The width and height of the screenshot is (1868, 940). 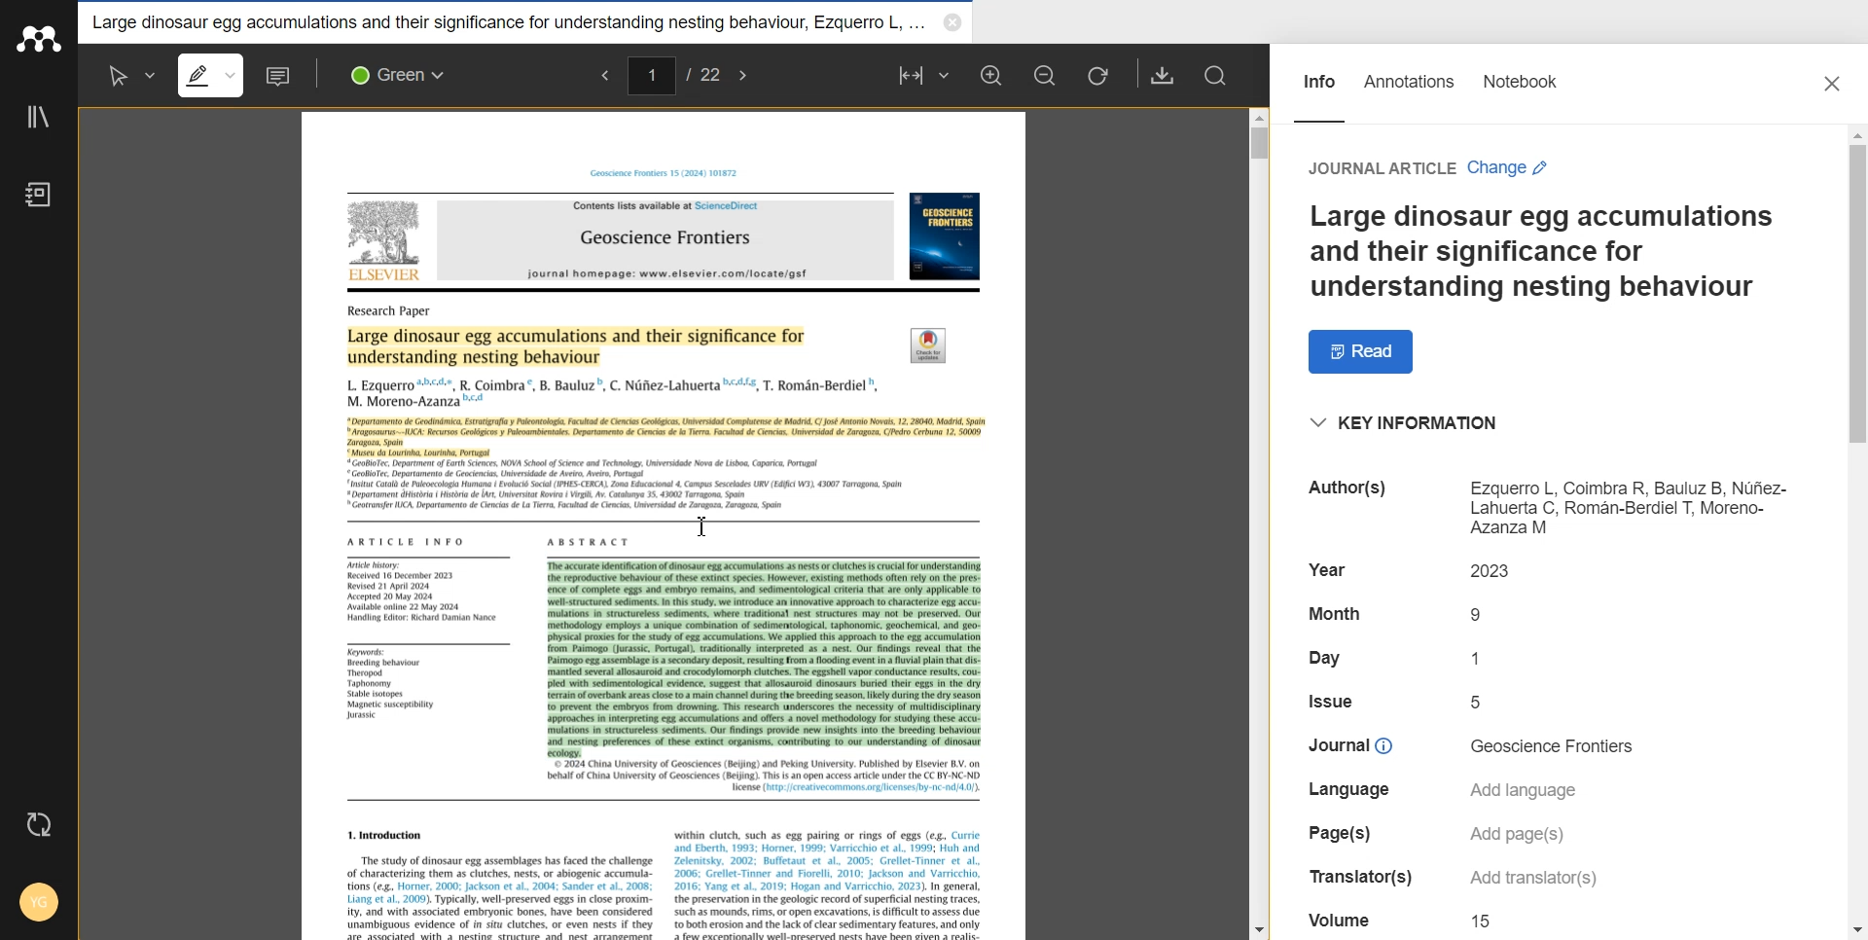 I want to click on text, so click(x=1331, y=701).